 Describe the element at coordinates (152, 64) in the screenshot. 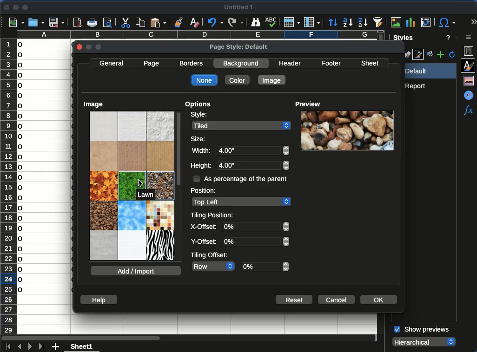

I see `page` at that location.